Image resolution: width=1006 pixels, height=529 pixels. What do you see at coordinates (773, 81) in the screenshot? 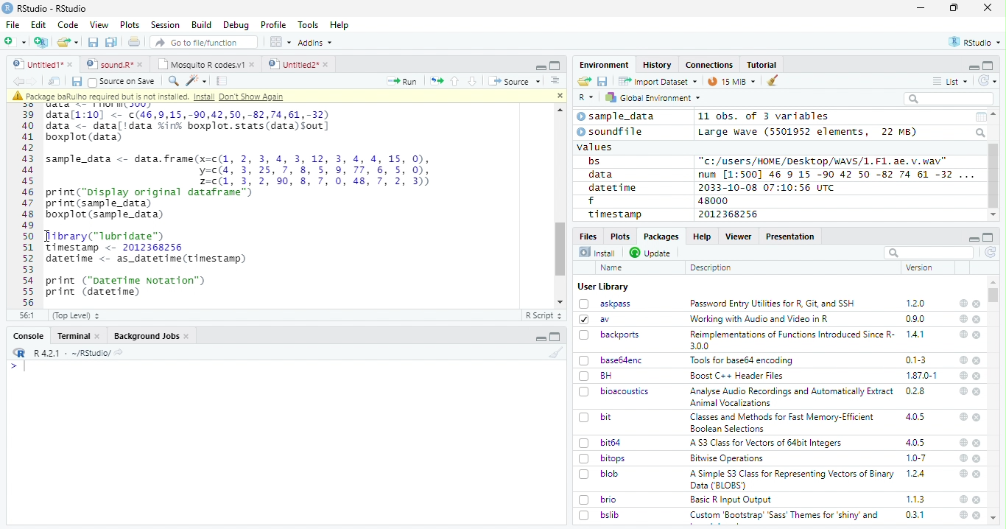
I see `clear workspace` at bounding box center [773, 81].